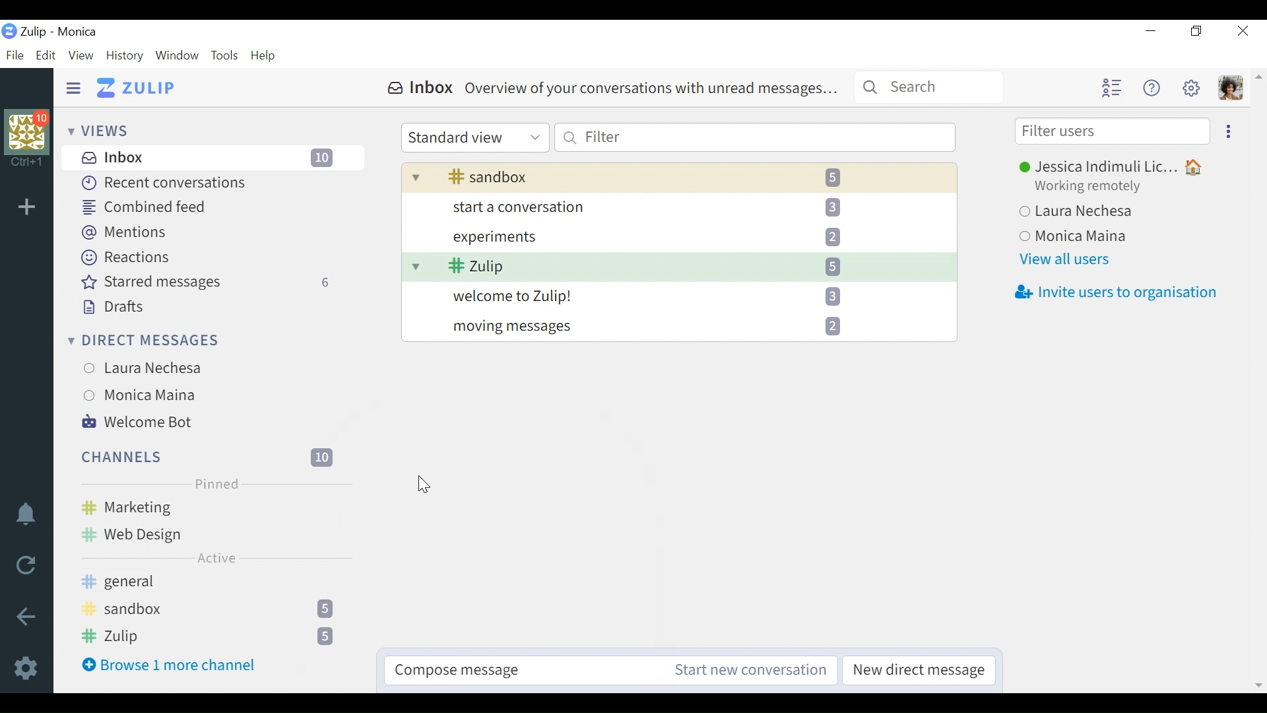 This screenshot has height=713, width=1267. Describe the element at coordinates (678, 206) in the screenshot. I see `start a conversation 3` at that location.